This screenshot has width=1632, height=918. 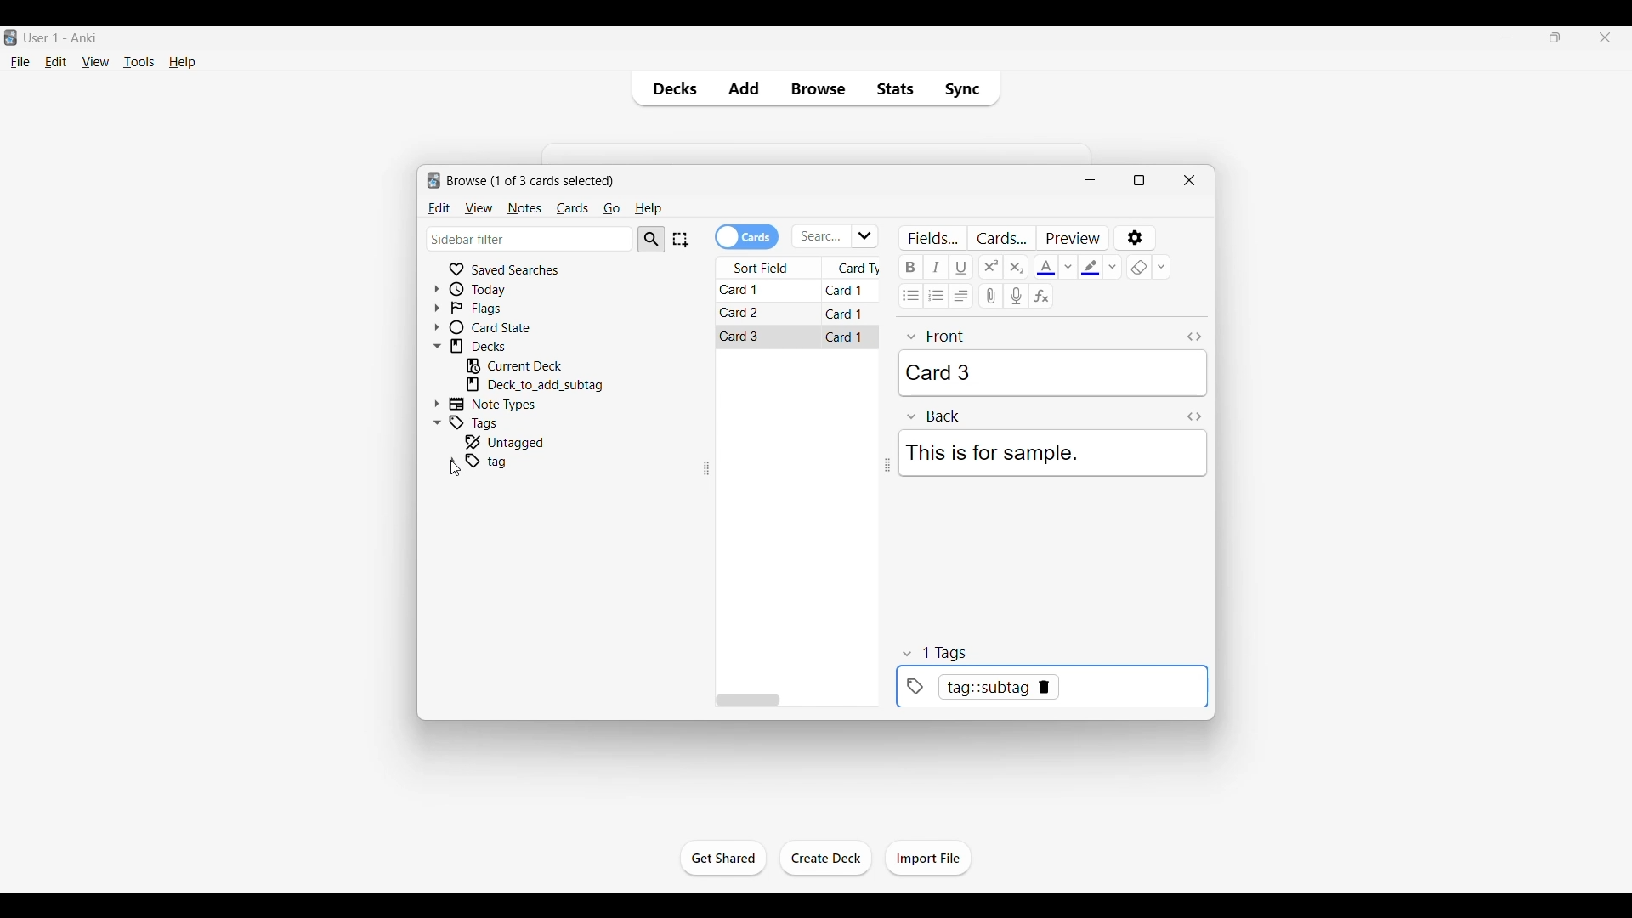 I want to click on Search, so click(x=651, y=240).